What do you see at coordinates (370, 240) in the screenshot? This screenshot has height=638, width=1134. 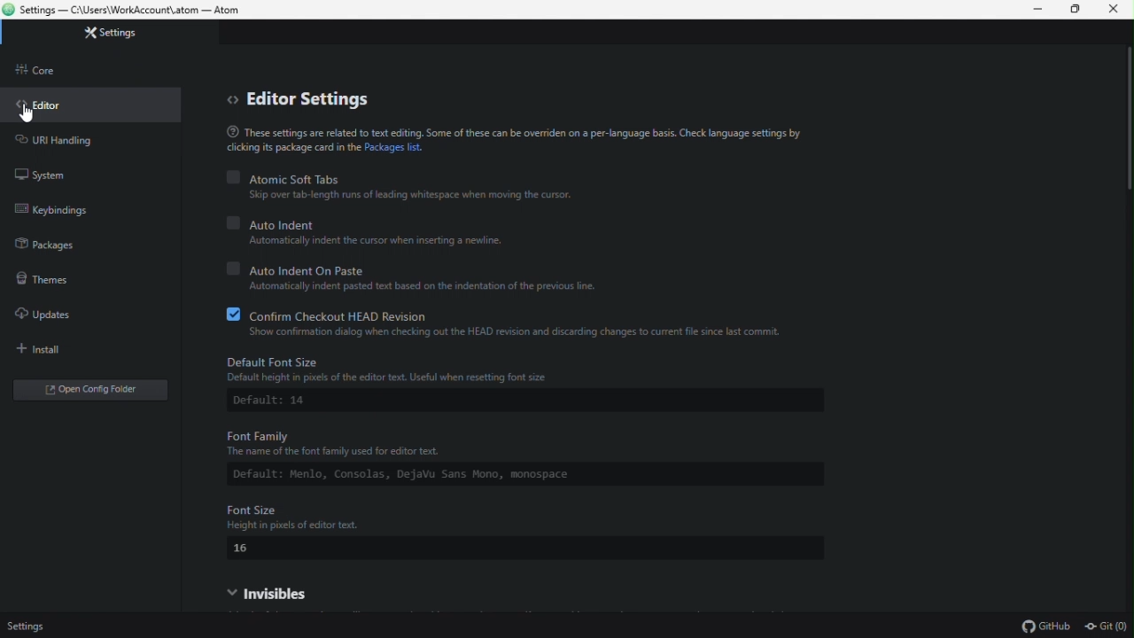 I see `Automatically indent the cursor when inserting a newline.` at bounding box center [370, 240].